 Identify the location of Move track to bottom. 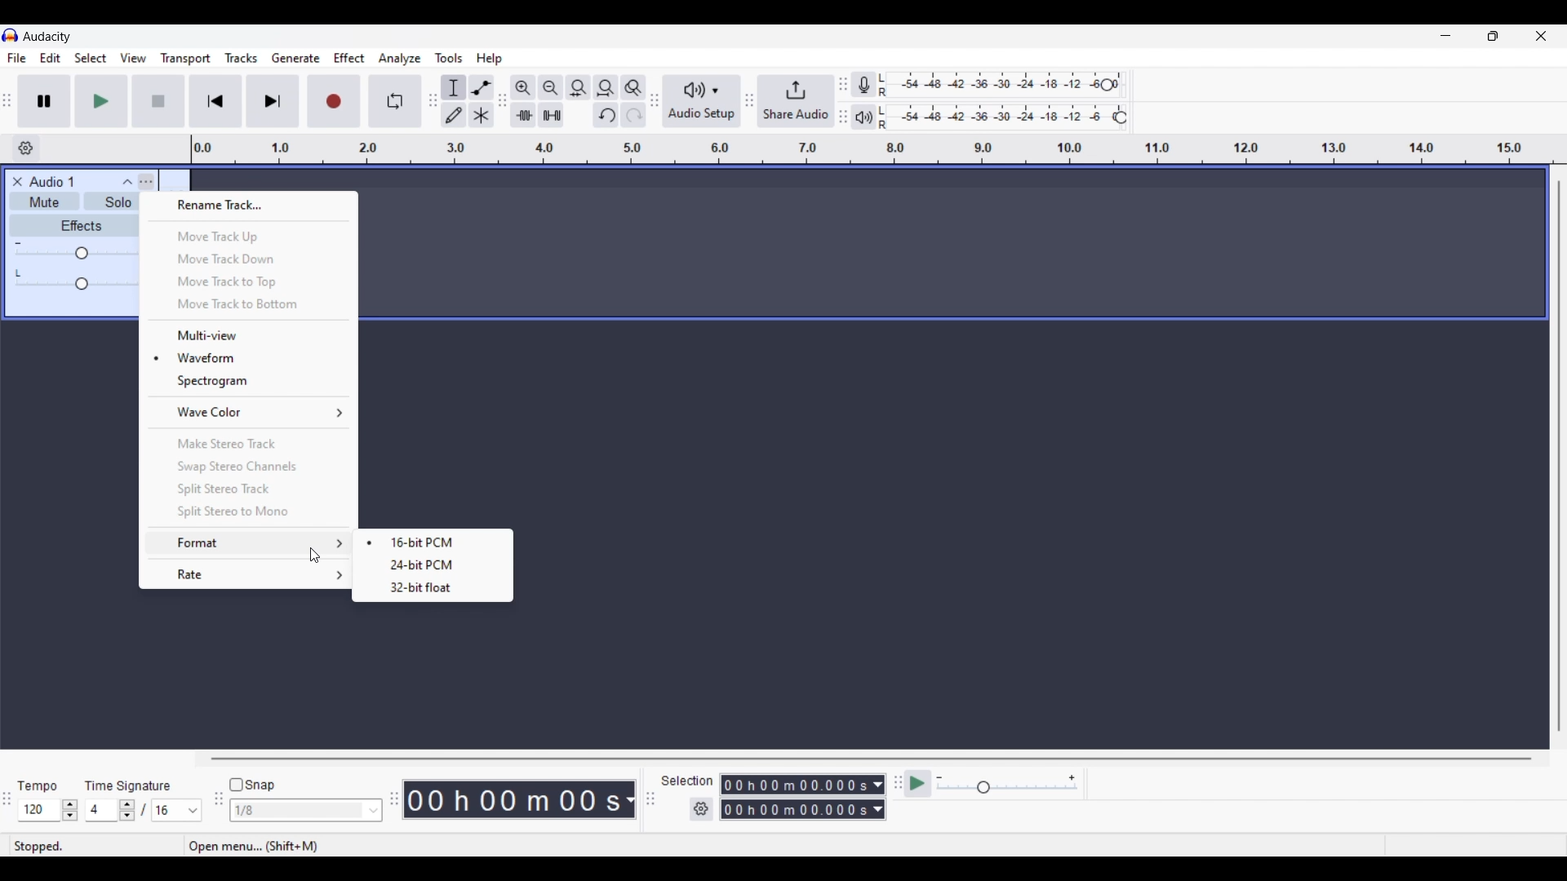
(249, 305).